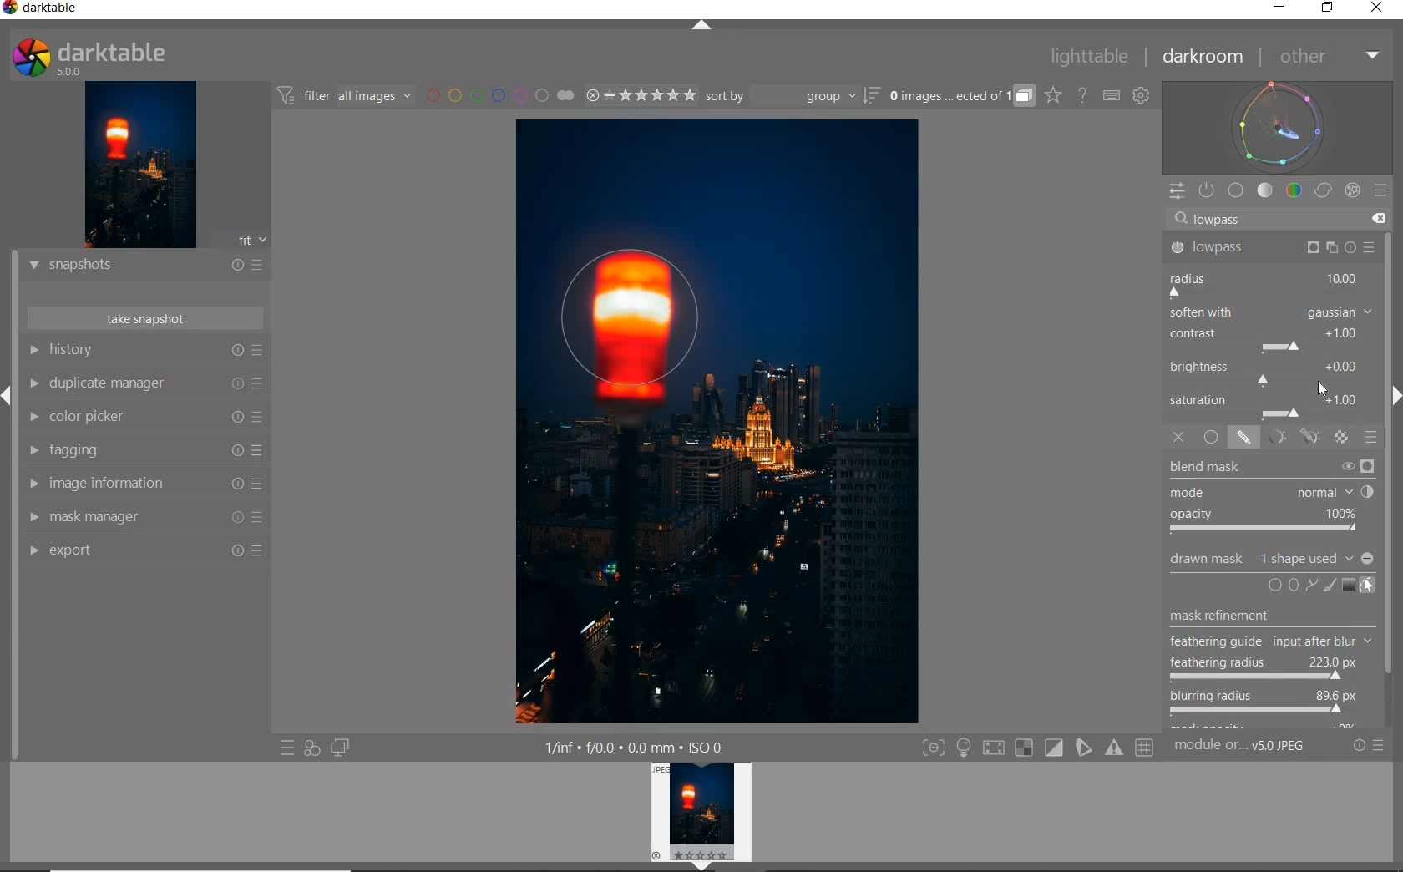 This screenshot has height=872, width=1403. I want to click on EFFECT, so click(1352, 190).